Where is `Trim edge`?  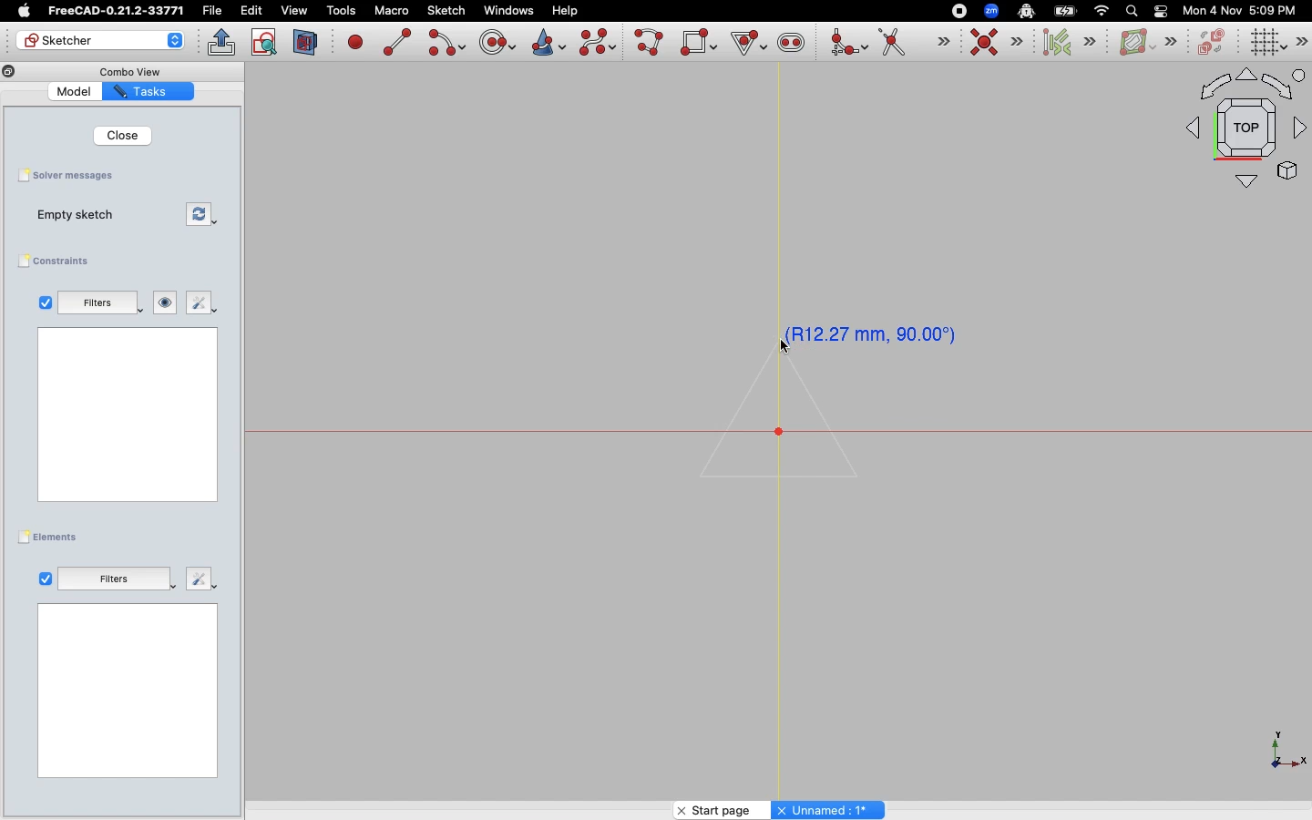 Trim edge is located at coordinates (914, 44).